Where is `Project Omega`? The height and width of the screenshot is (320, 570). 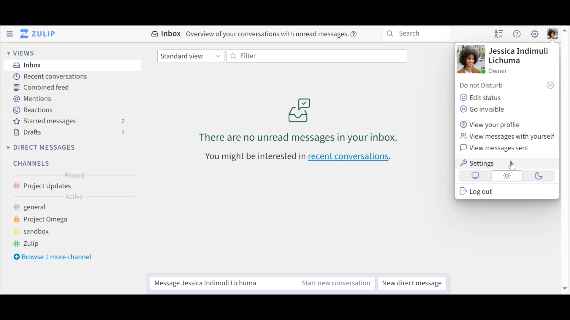 Project Omega is located at coordinates (47, 221).